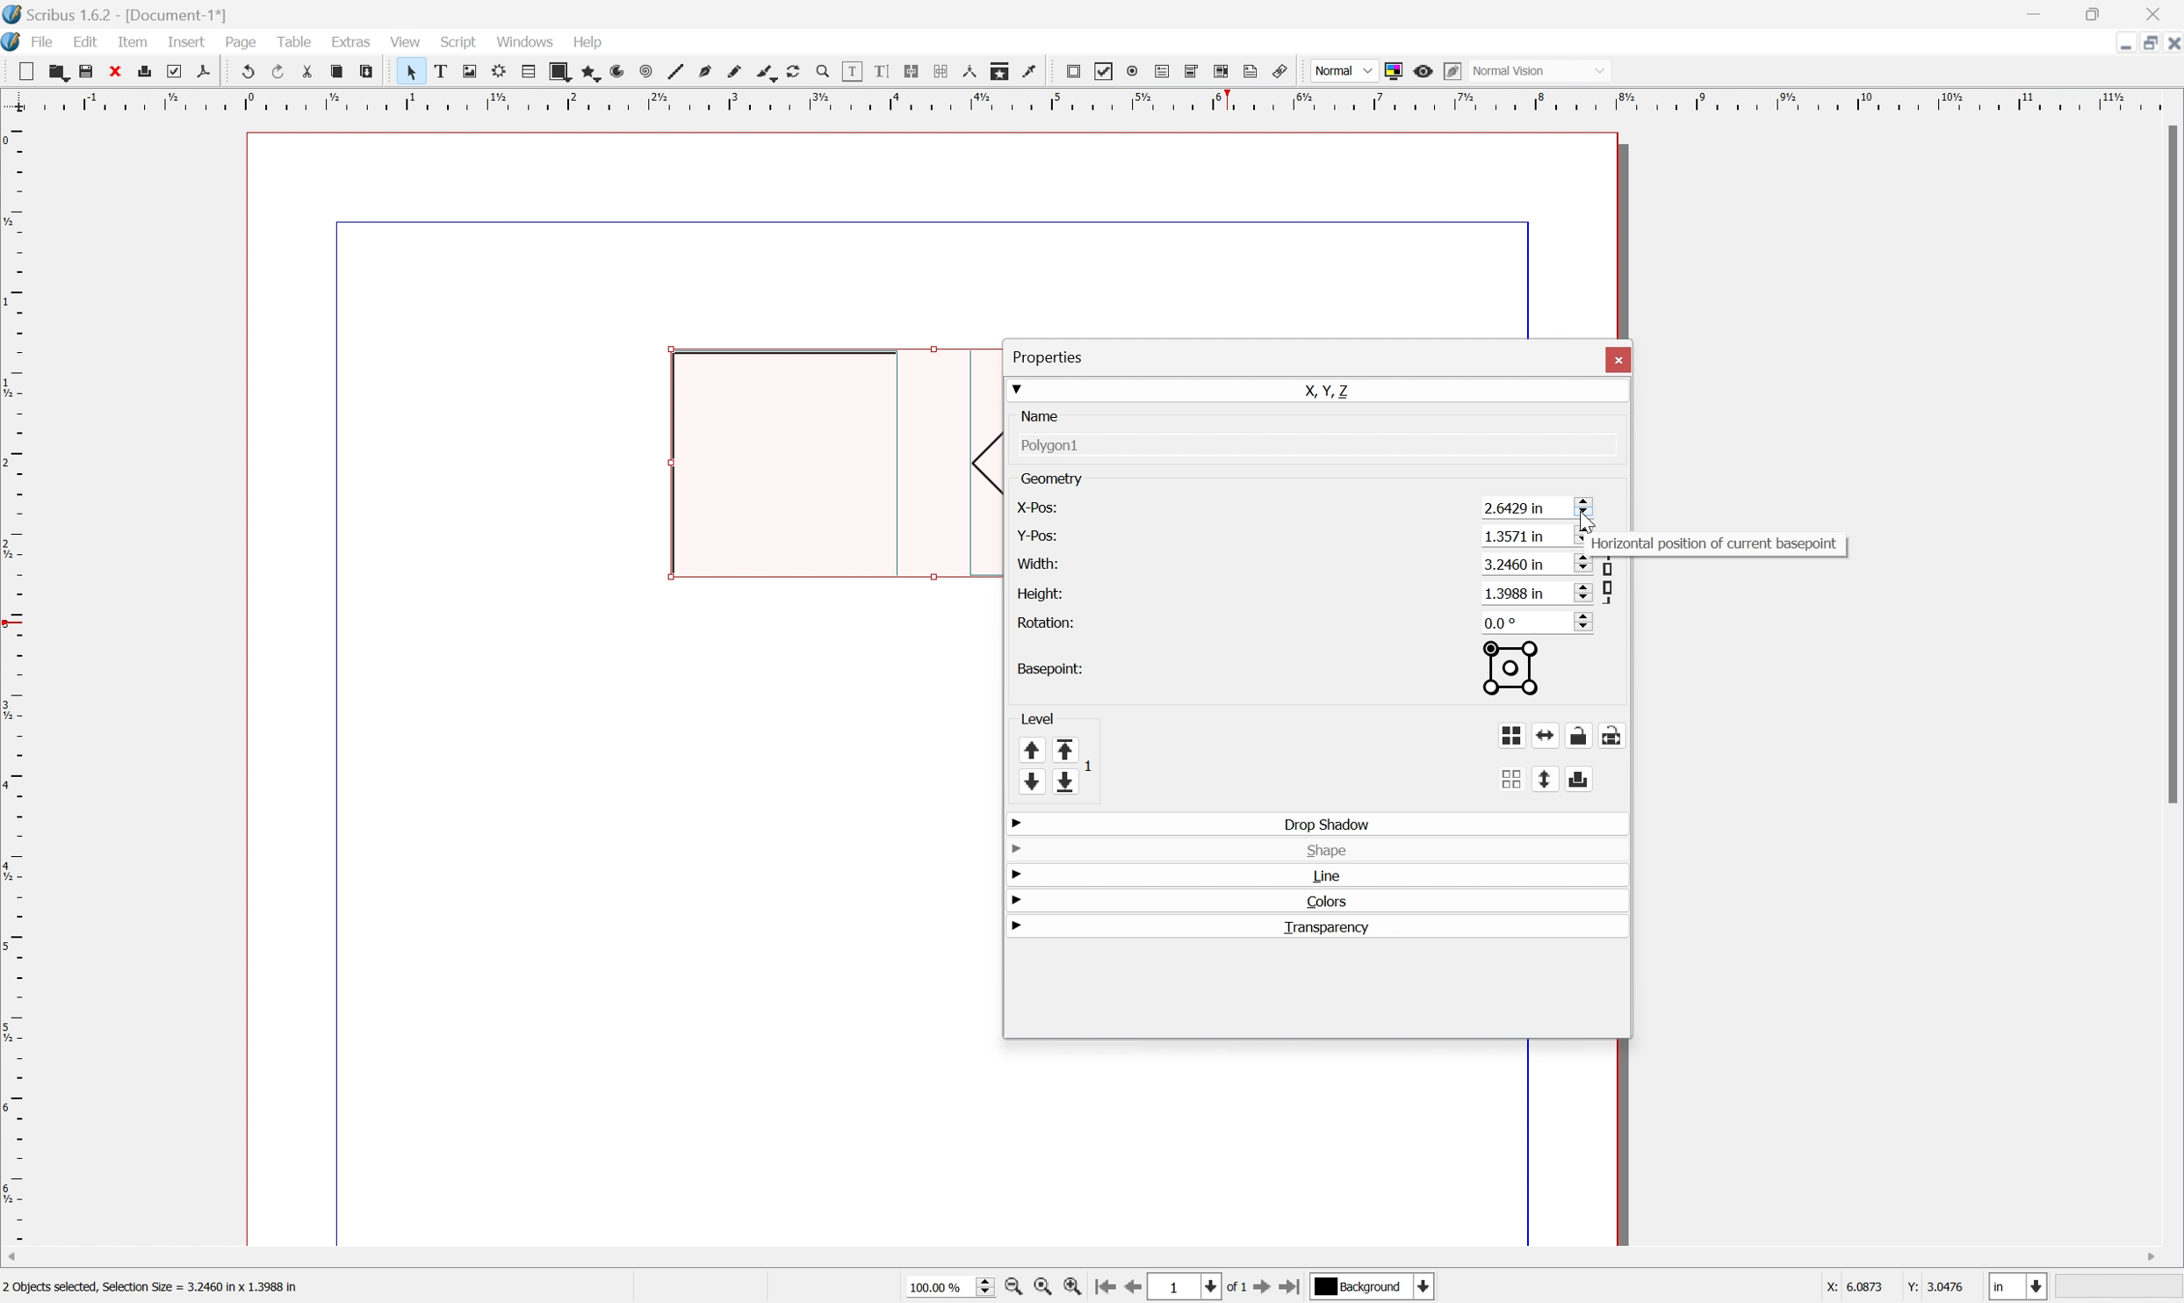  I want to click on link text frames, so click(911, 71).